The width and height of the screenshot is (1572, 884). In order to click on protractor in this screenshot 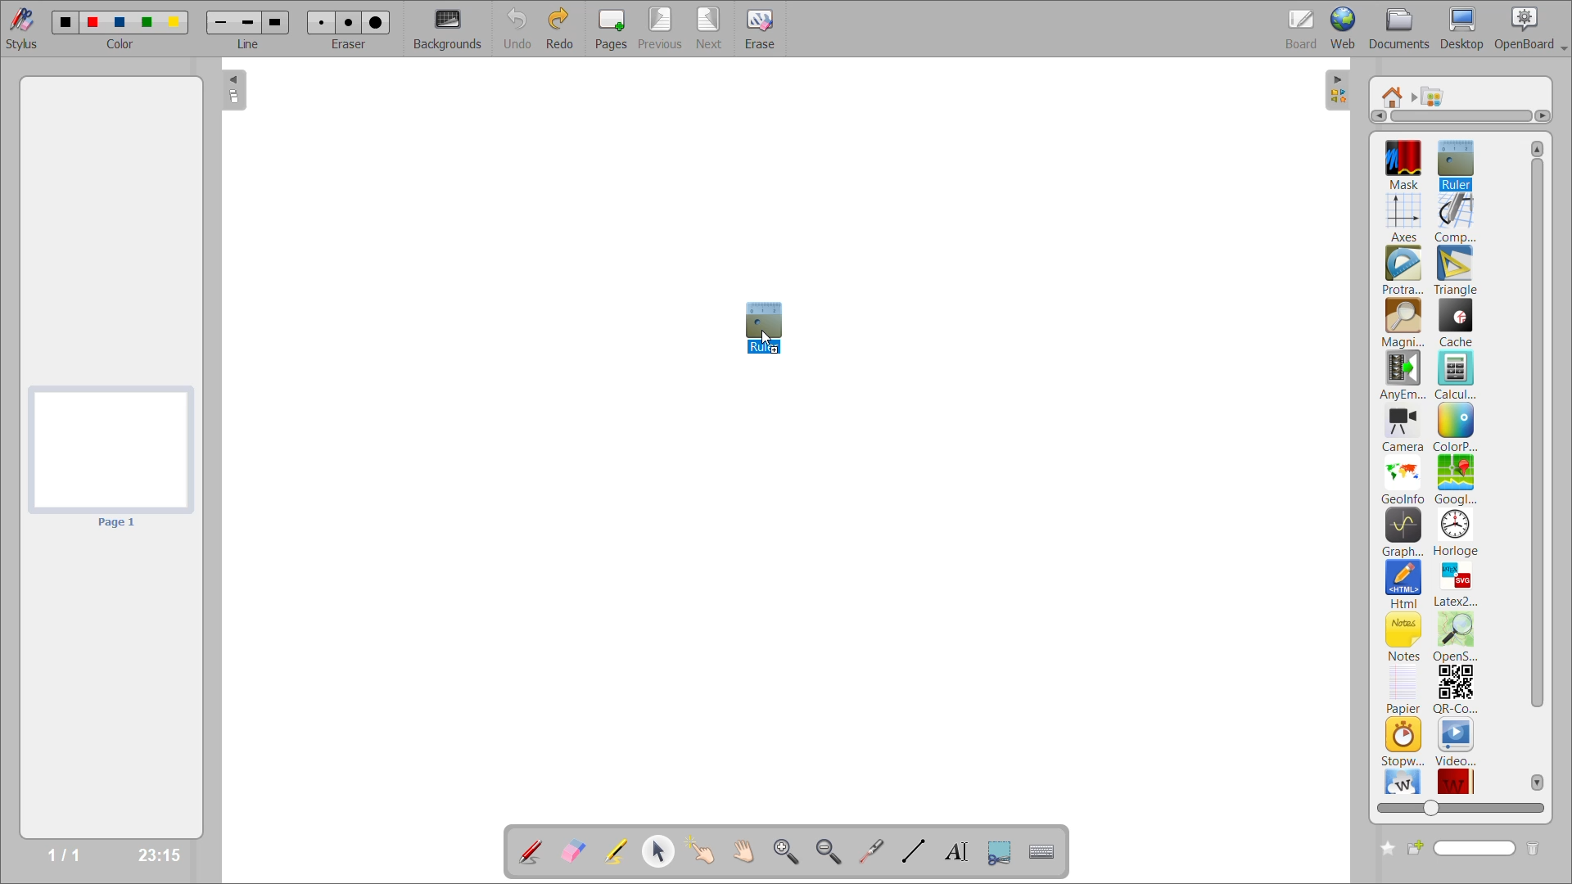, I will do `click(1403, 272)`.